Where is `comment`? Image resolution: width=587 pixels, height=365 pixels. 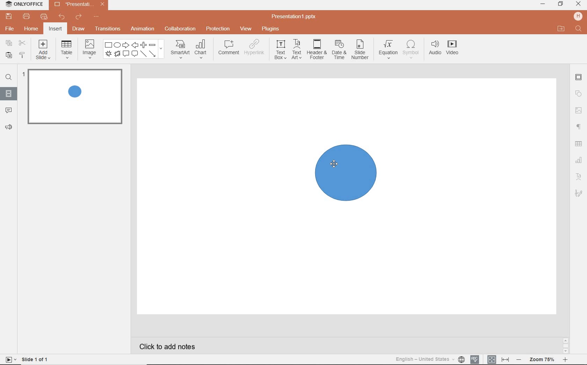 comment is located at coordinates (7, 110).